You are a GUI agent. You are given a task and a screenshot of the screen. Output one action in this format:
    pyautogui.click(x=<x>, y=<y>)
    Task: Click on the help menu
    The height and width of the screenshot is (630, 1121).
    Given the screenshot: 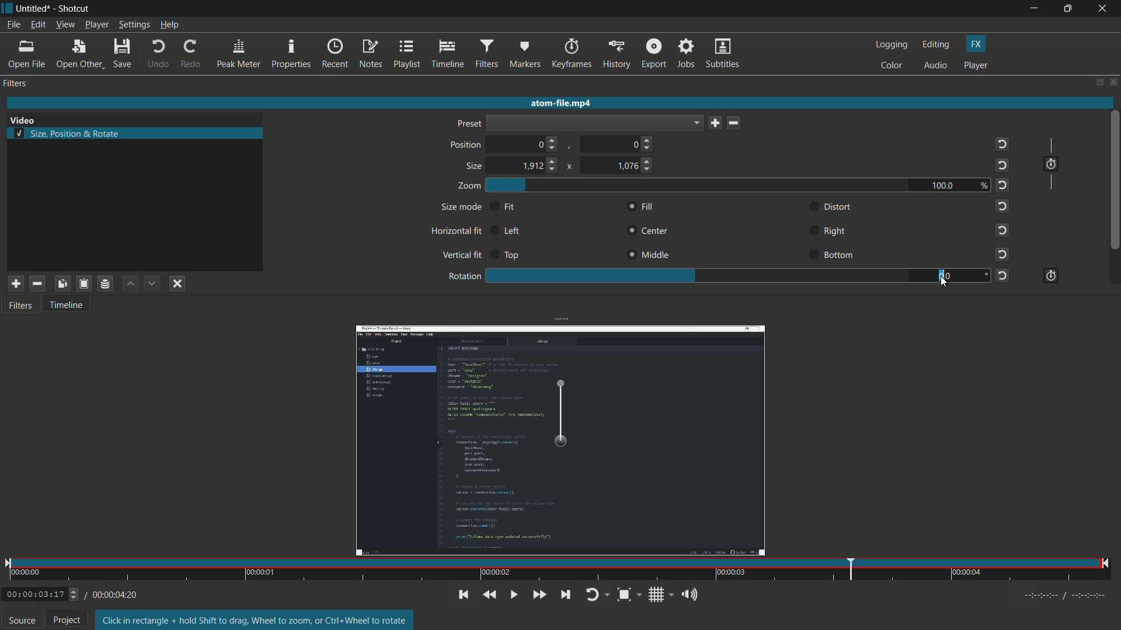 What is the action you would take?
    pyautogui.click(x=170, y=25)
    